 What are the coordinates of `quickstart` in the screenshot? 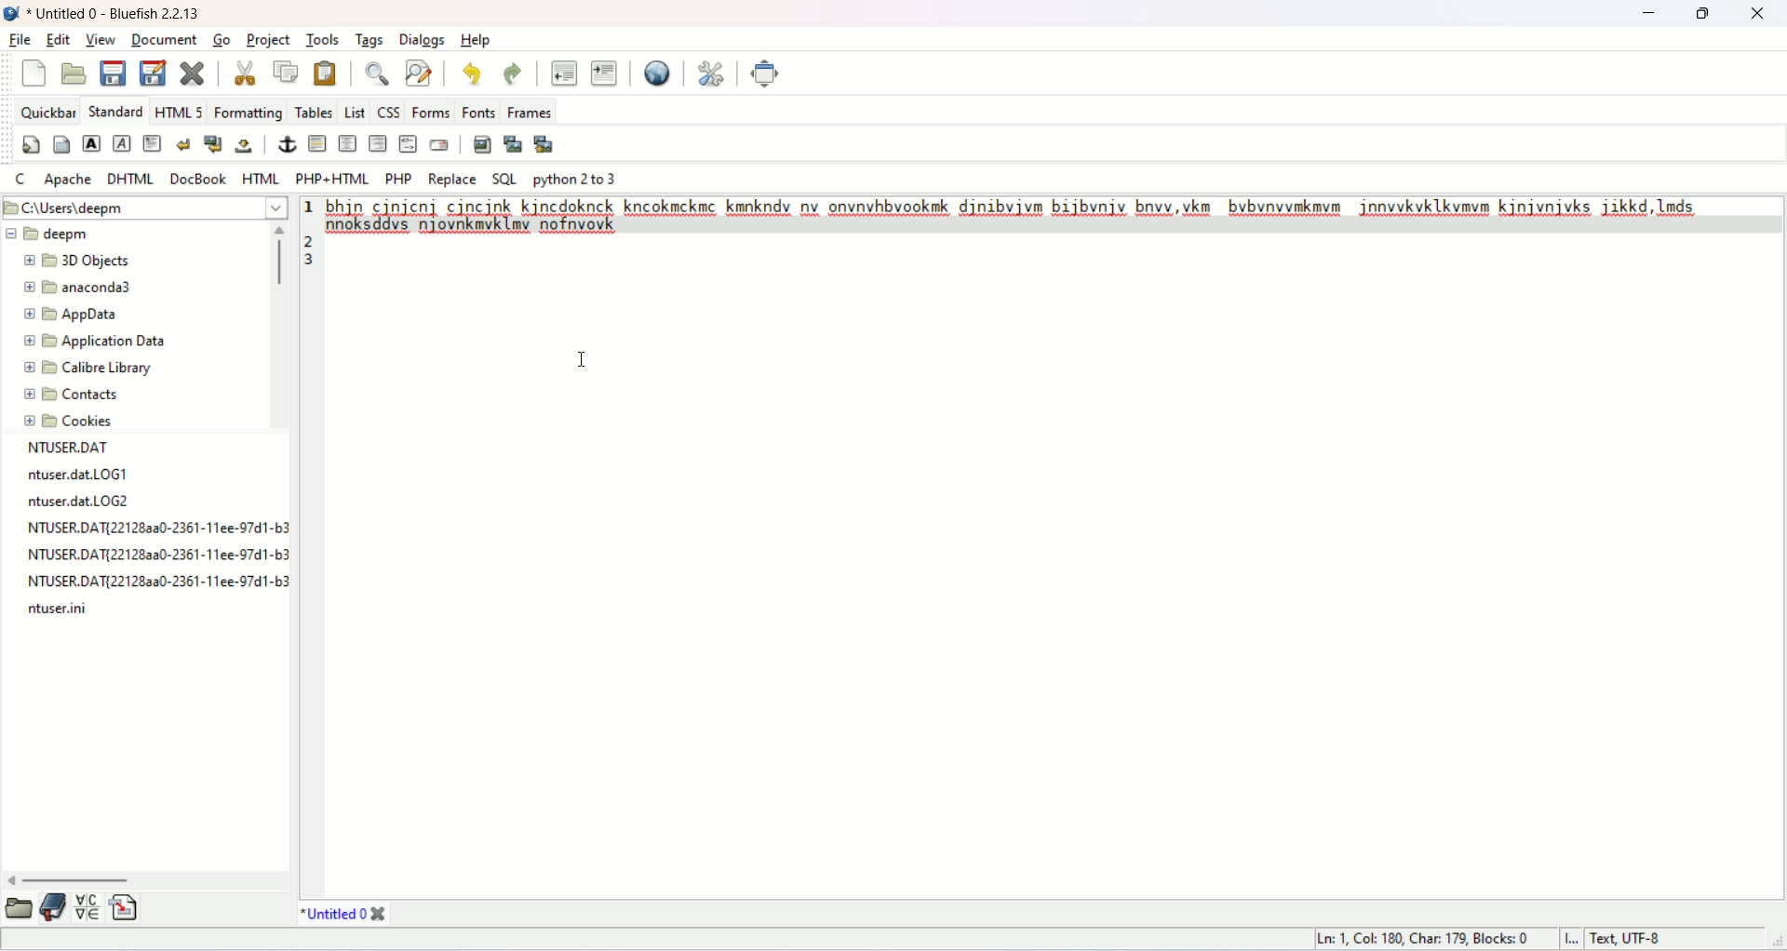 It's located at (33, 145).